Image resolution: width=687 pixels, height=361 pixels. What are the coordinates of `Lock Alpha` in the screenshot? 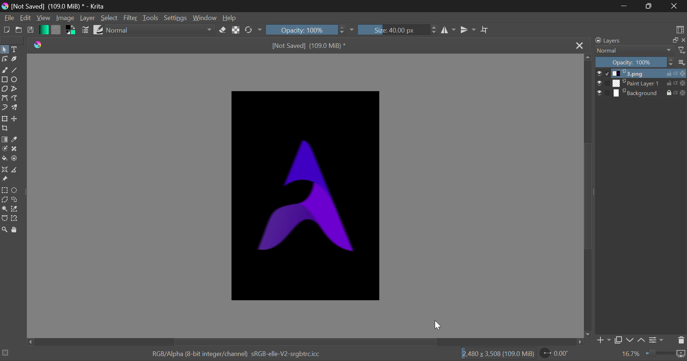 It's located at (236, 29).